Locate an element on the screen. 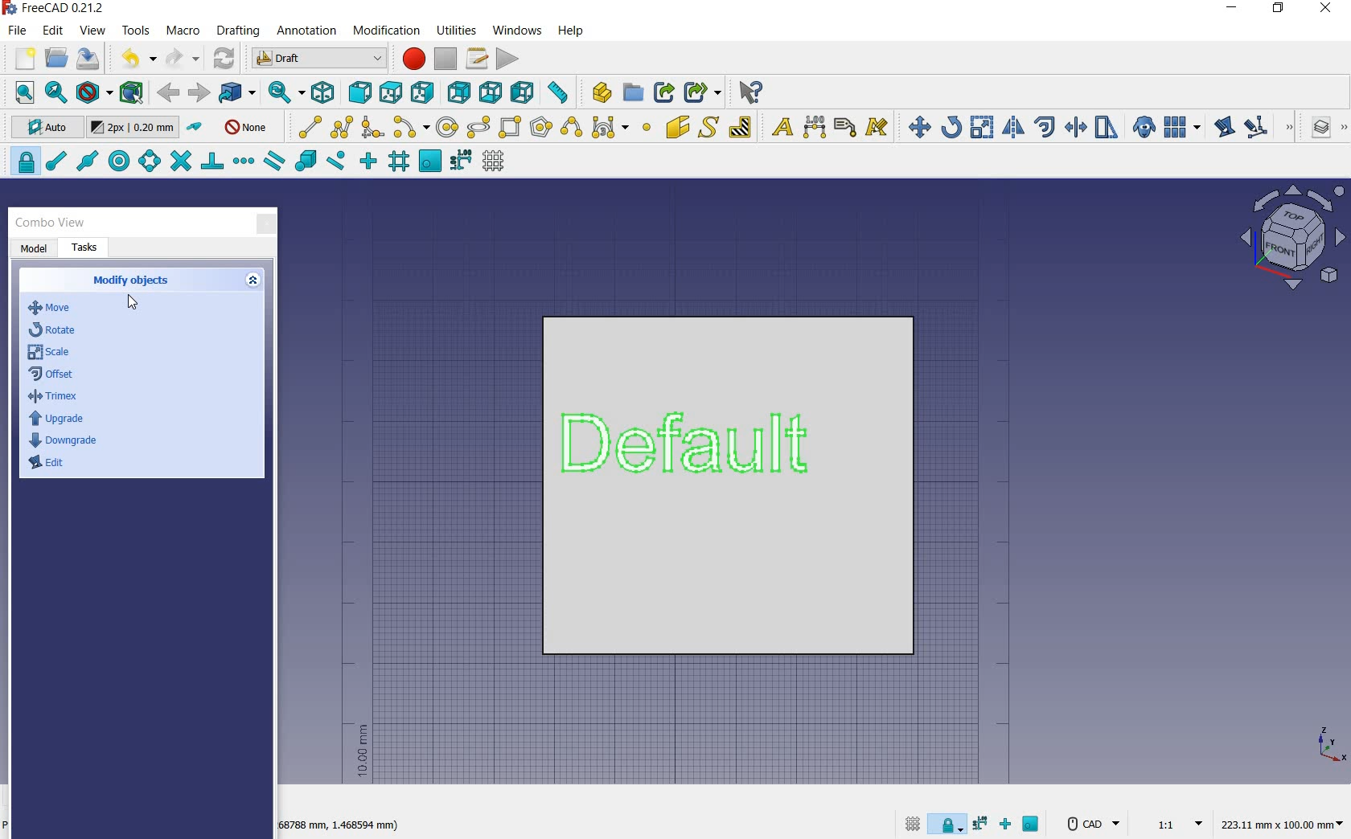 Image resolution: width=1351 pixels, height=839 pixels. rotate is located at coordinates (55, 329).